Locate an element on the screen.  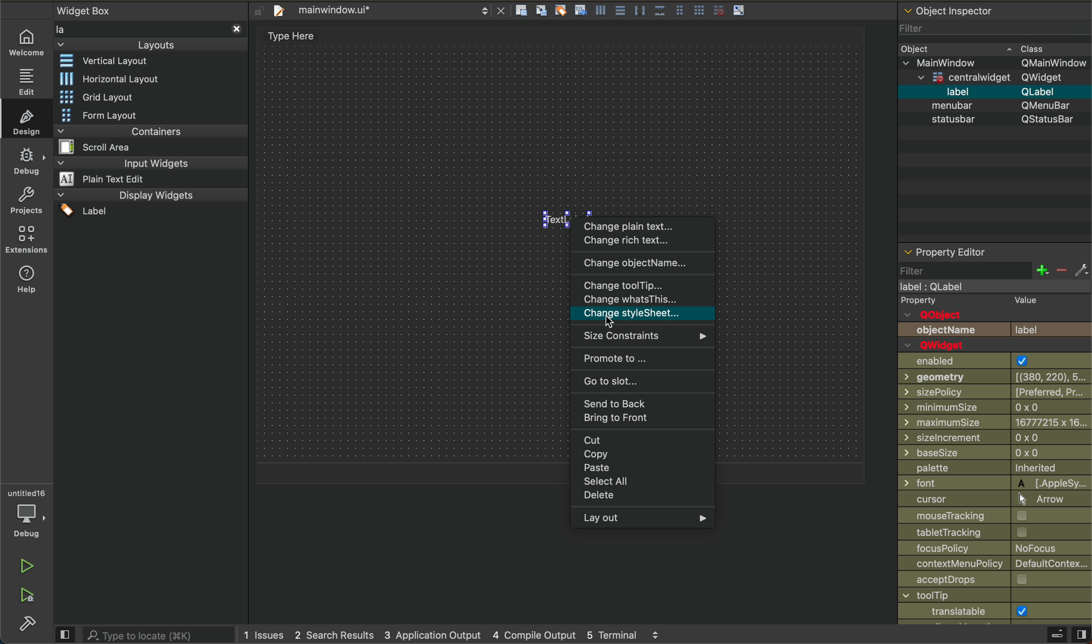
edit is located at coordinates (26, 81).